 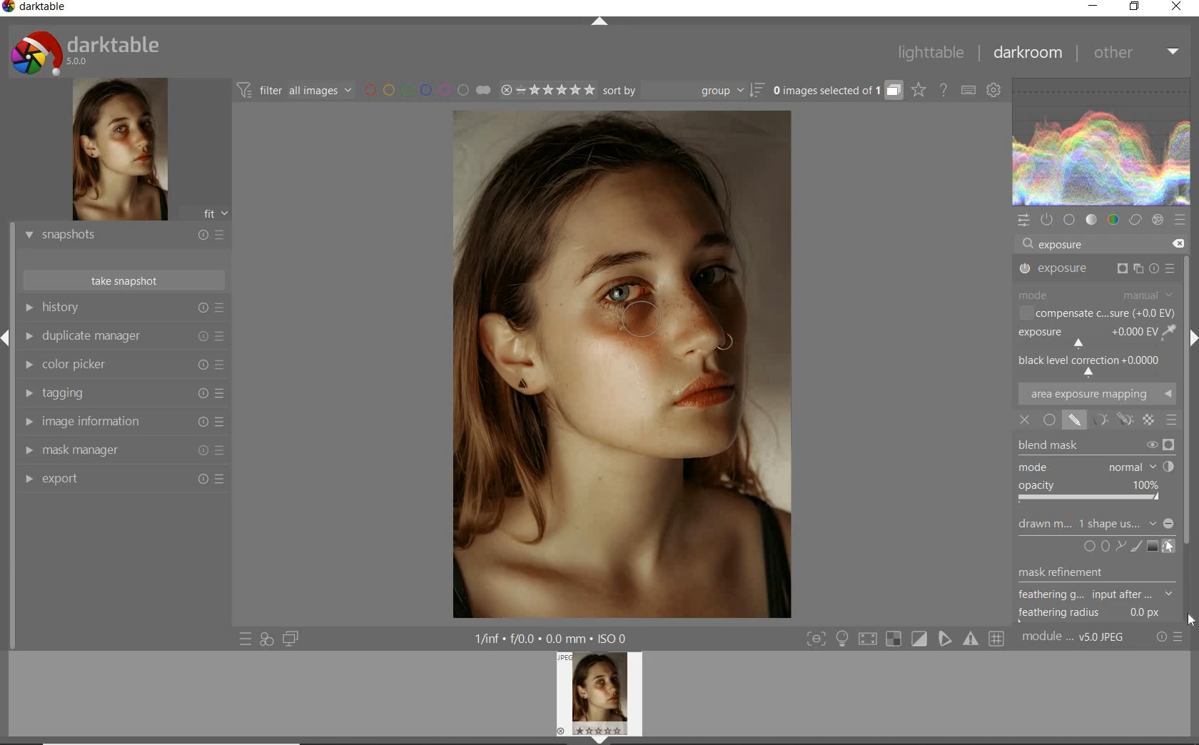 What do you see at coordinates (1186, 388) in the screenshot?
I see `scrollbar` at bounding box center [1186, 388].